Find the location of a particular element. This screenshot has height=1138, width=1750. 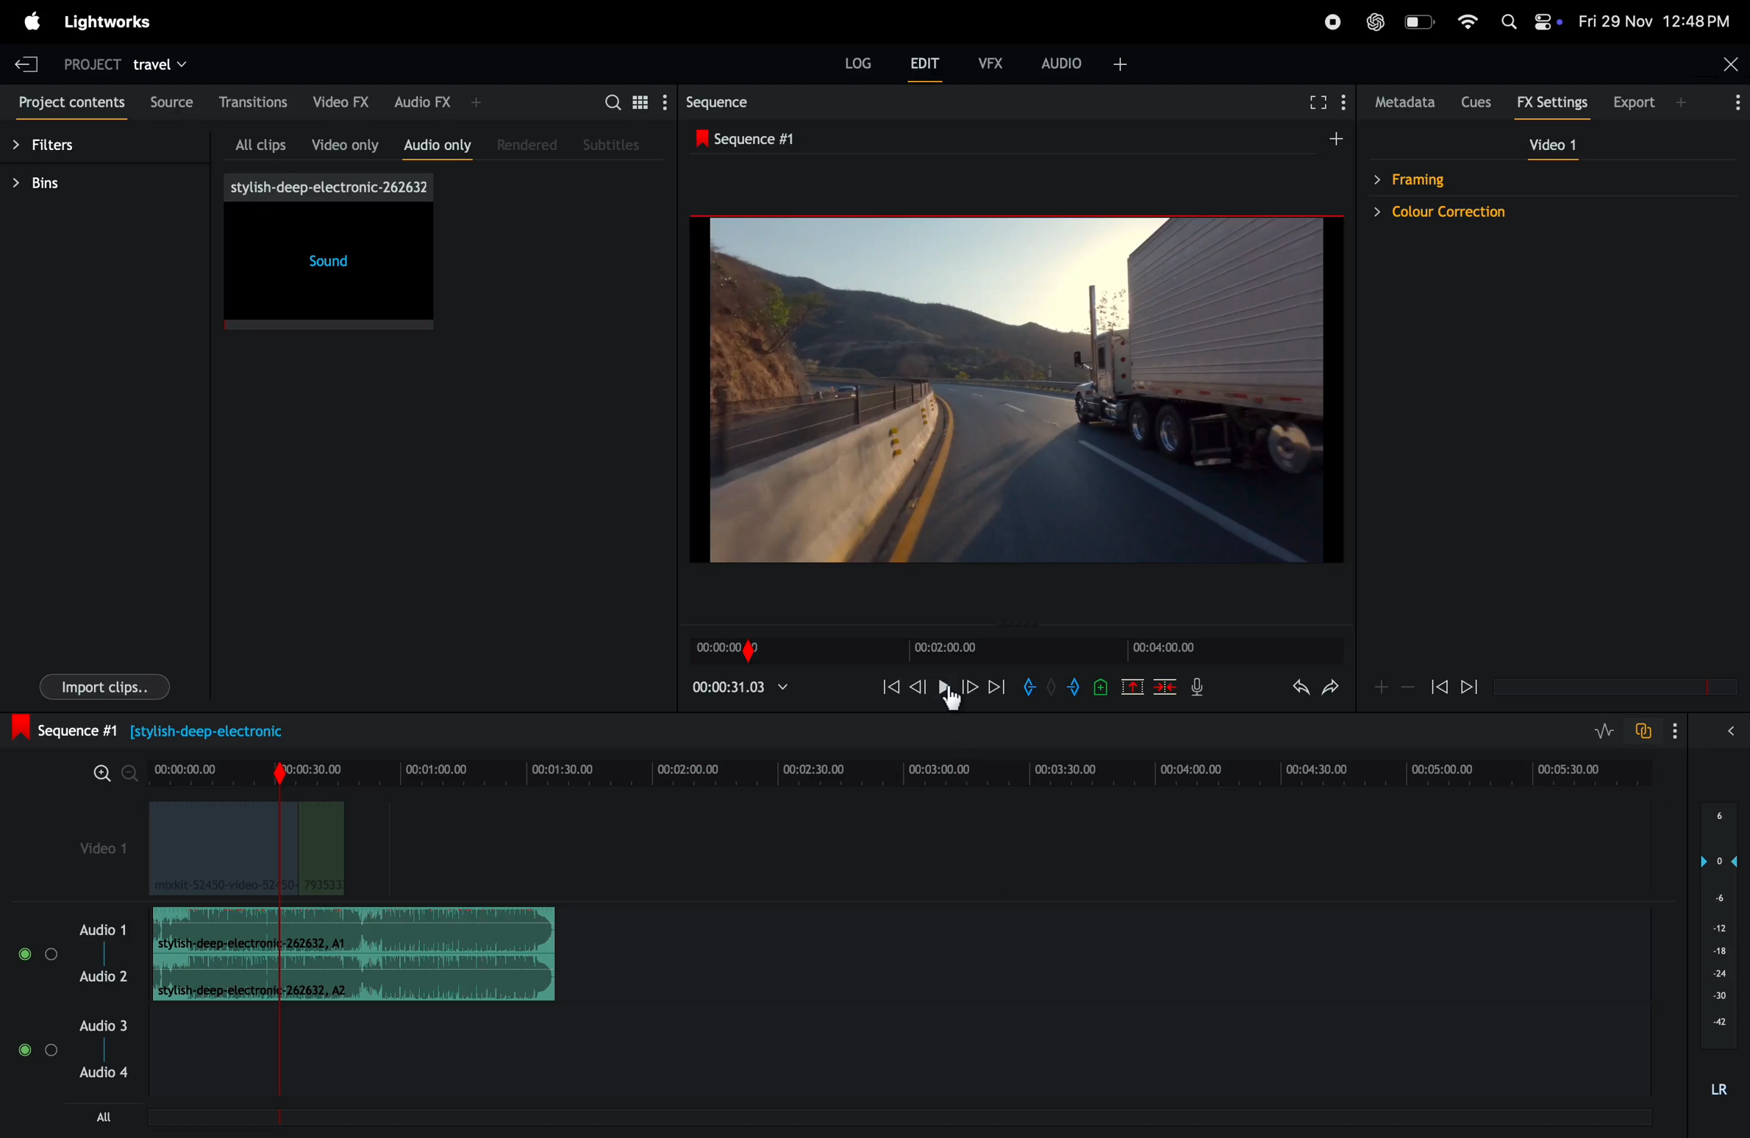

sound effect is located at coordinates (332, 253).